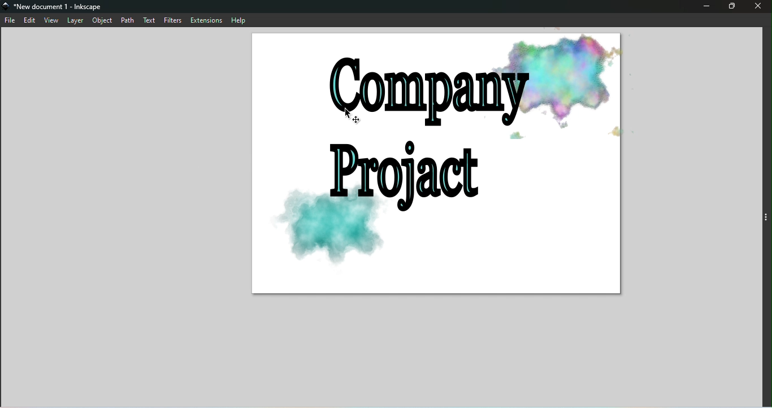  Describe the element at coordinates (30, 20) in the screenshot. I see `Edit` at that location.